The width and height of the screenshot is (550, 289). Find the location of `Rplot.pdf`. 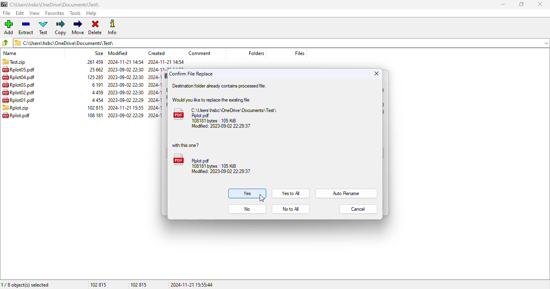

Rplot.pdf is located at coordinates (19, 116).